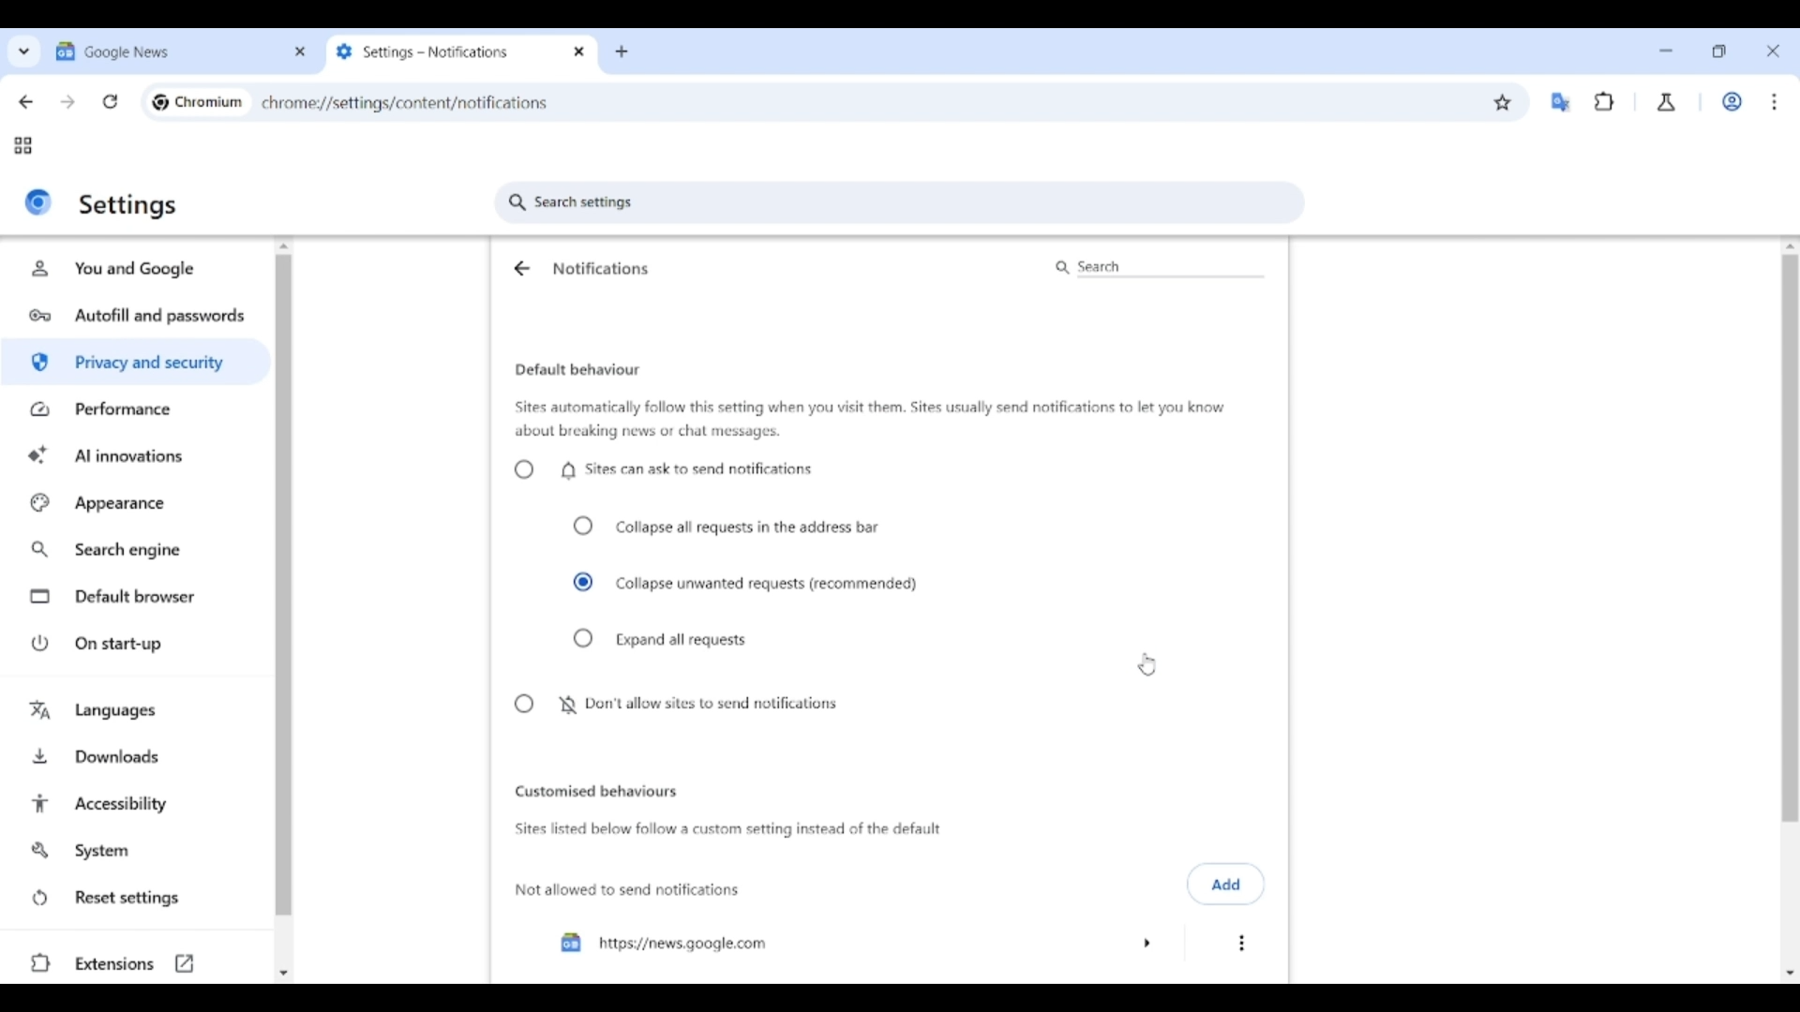 The image size is (1800, 1012). Describe the element at coordinates (139, 643) in the screenshot. I see `On start-up` at that location.